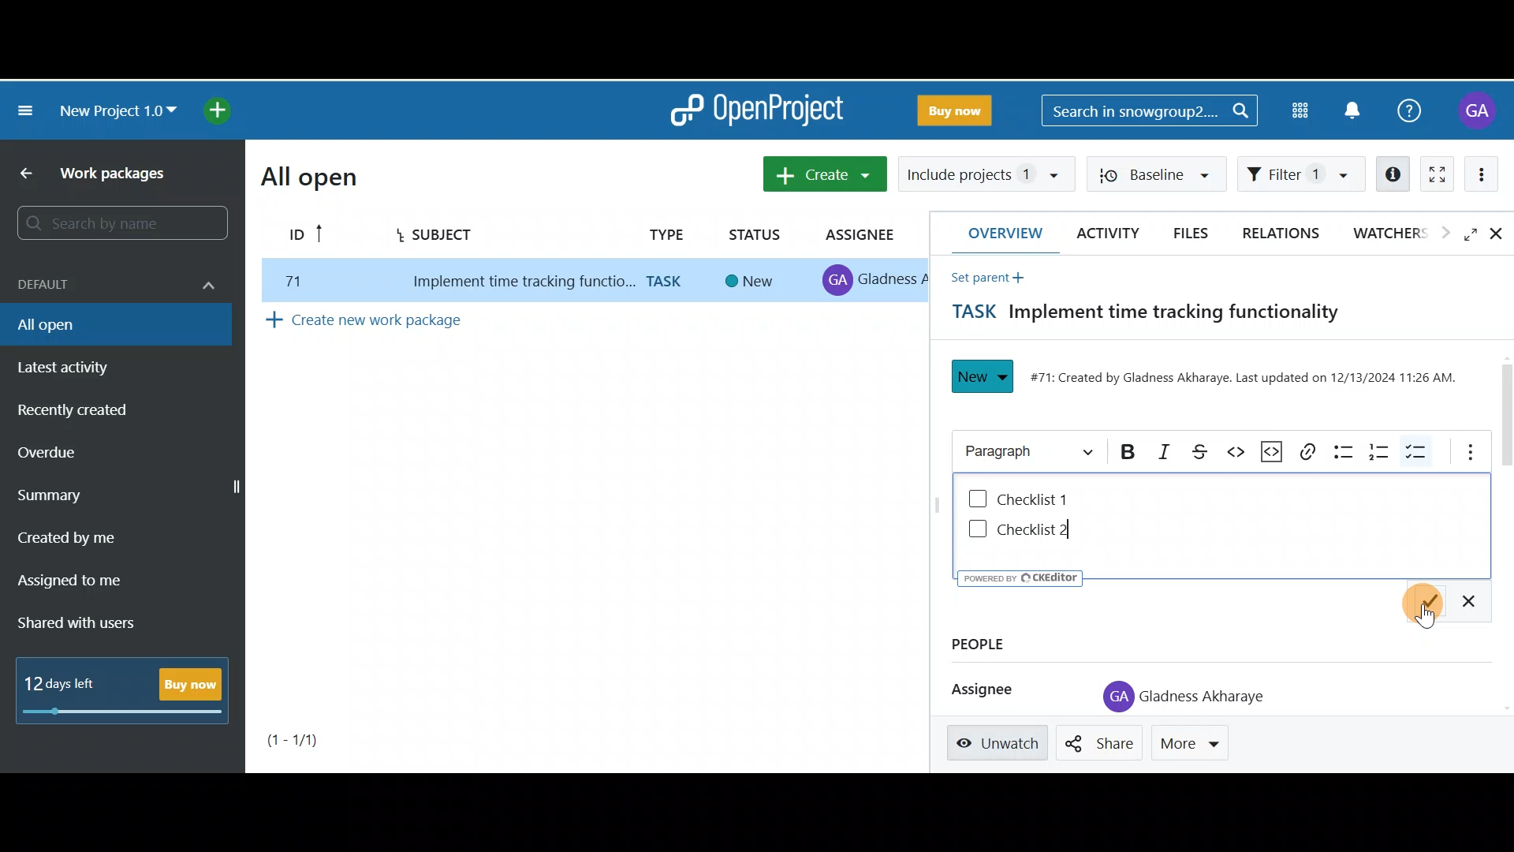 The height and width of the screenshot is (852, 1514). What do you see at coordinates (1499, 235) in the screenshot?
I see `Close details view` at bounding box center [1499, 235].